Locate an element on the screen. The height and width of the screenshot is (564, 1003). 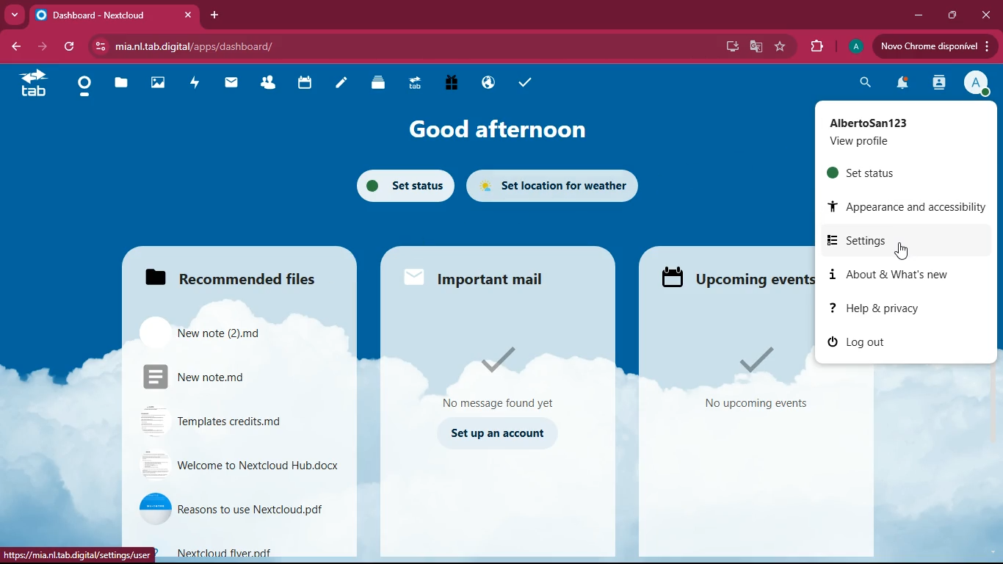
favourite is located at coordinates (782, 47).